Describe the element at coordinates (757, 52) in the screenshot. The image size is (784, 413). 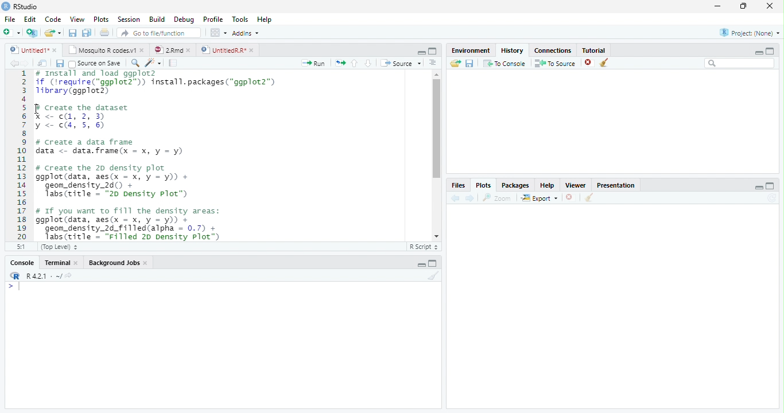
I see `minimize` at that location.